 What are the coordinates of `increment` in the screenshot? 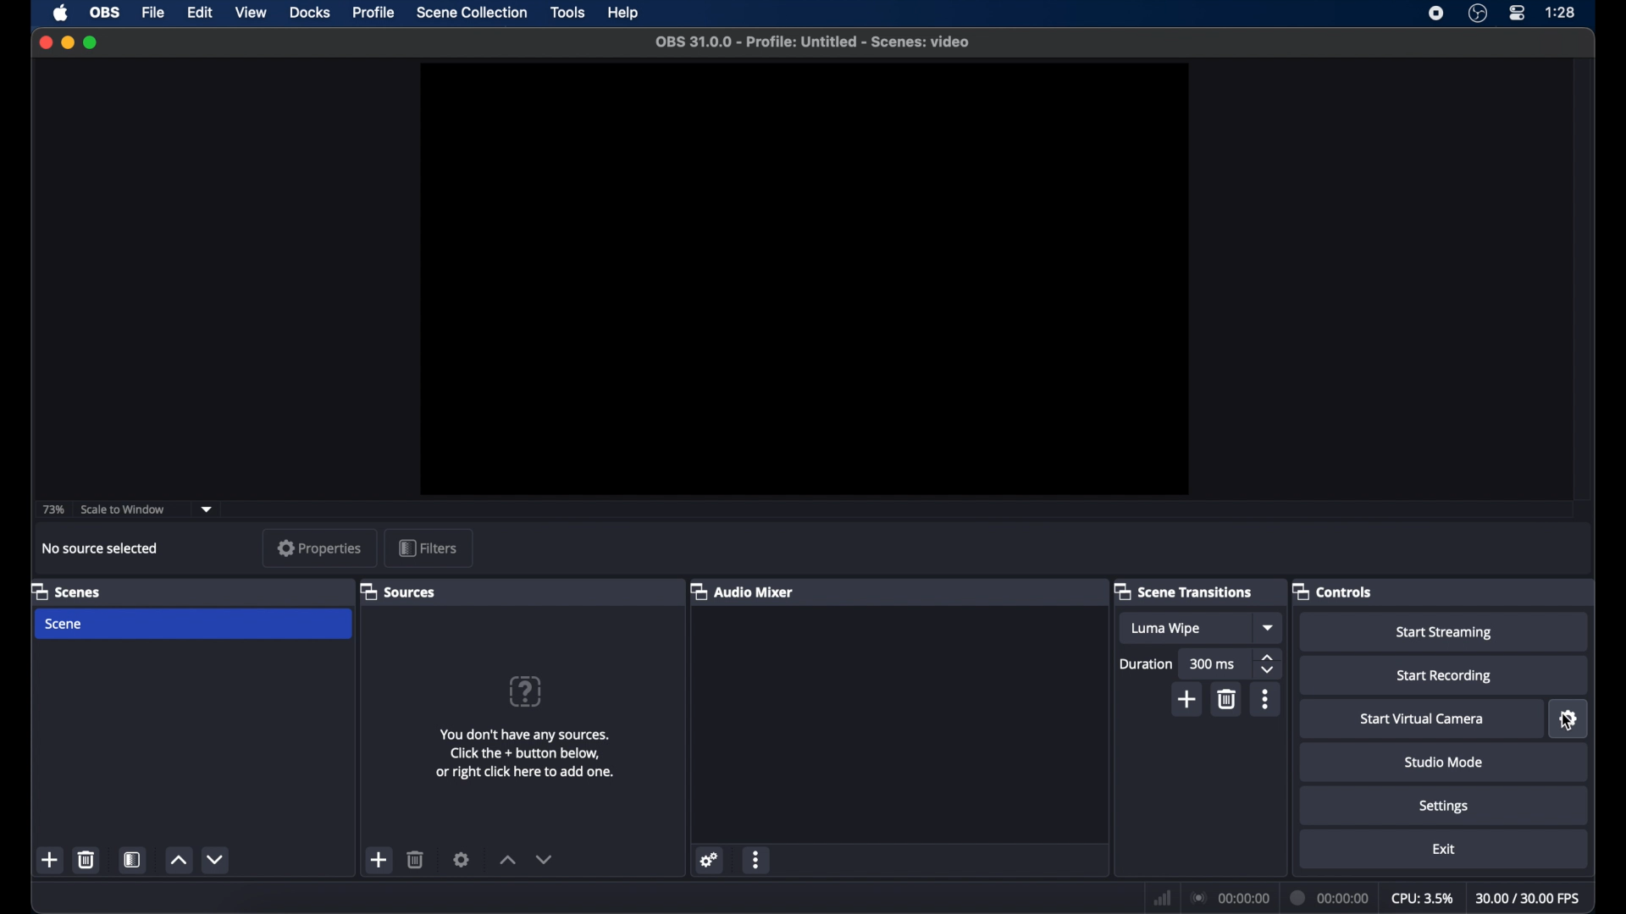 It's located at (177, 860).